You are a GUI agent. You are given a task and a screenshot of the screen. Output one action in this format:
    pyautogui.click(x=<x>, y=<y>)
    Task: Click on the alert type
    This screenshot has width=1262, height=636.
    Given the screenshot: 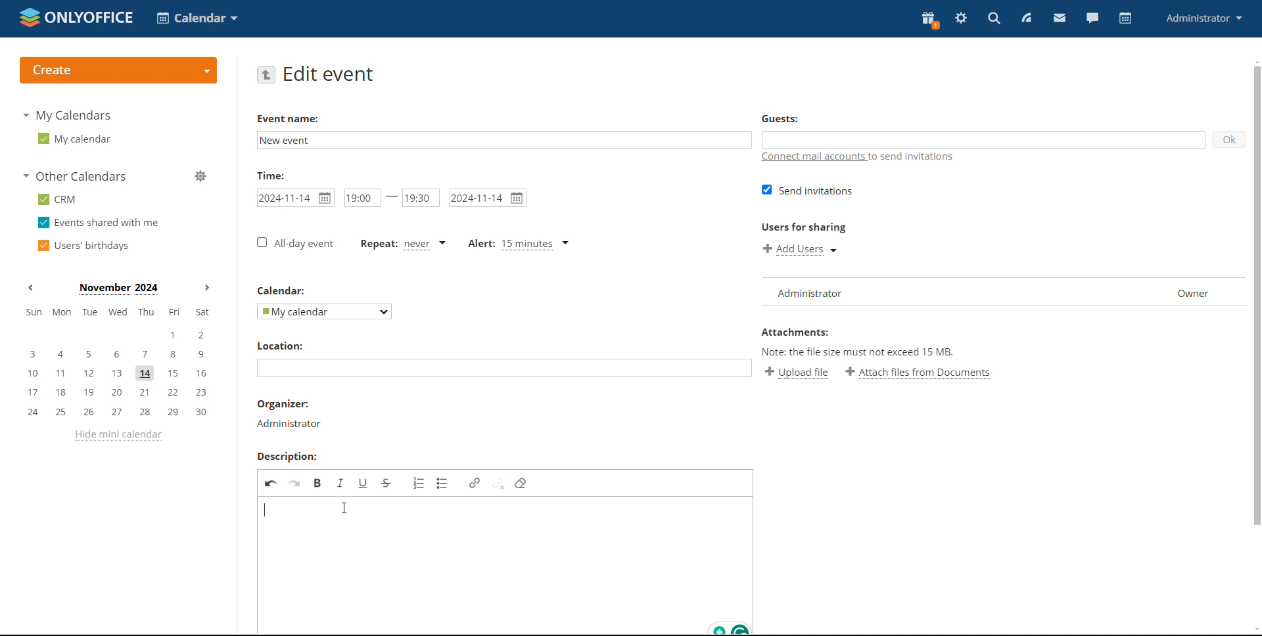 What is the action you would take?
    pyautogui.click(x=519, y=244)
    